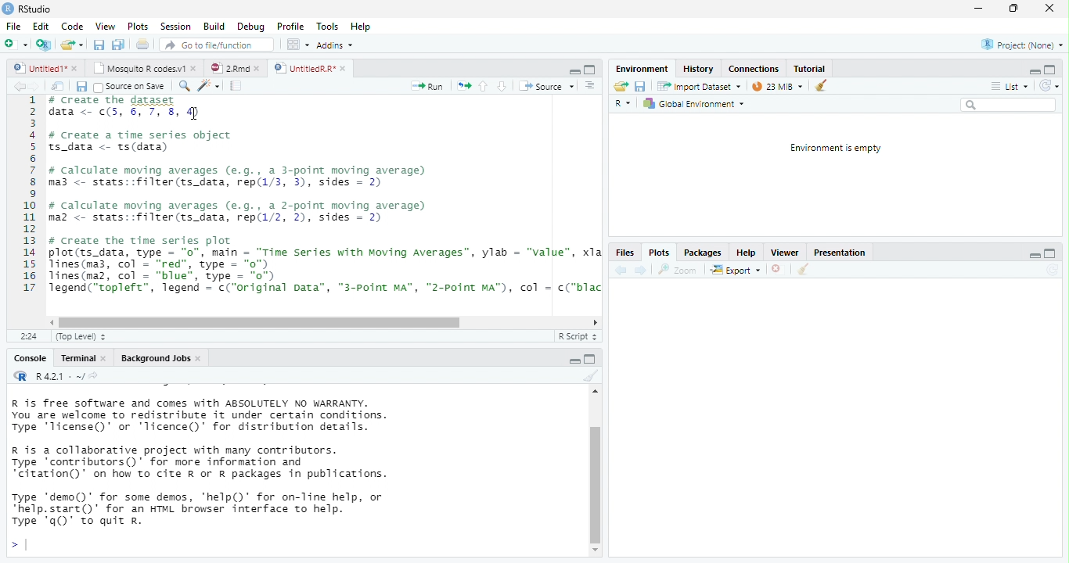  I want to click on Connections, so click(753, 69).